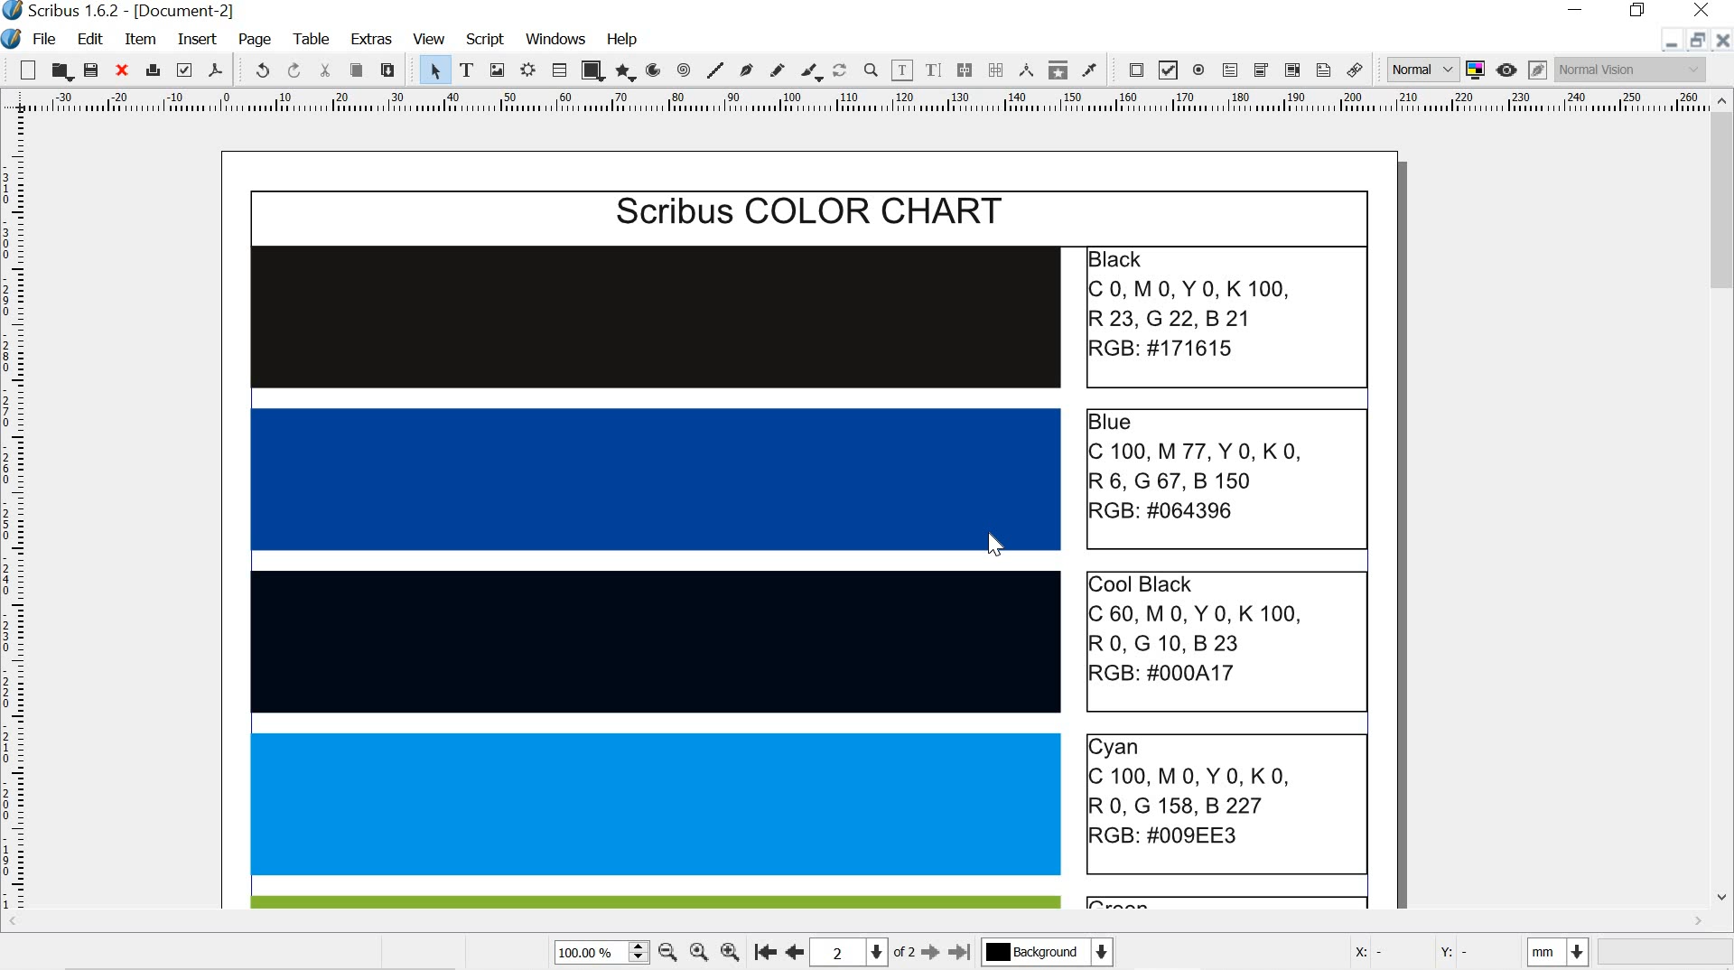 Image resolution: width=1734 pixels, height=970 pixels. Describe the element at coordinates (697, 952) in the screenshot. I see `Center` at that location.